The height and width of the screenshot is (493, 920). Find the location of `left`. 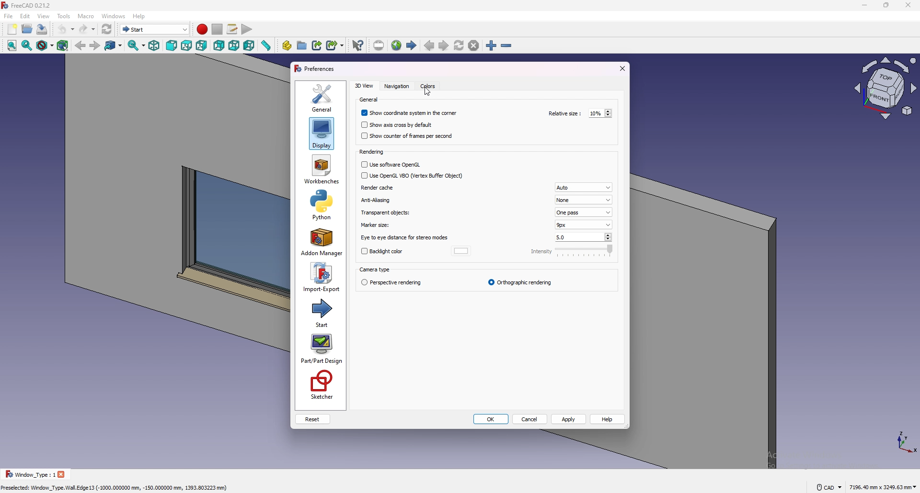

left is located at coordinates (250, 45).